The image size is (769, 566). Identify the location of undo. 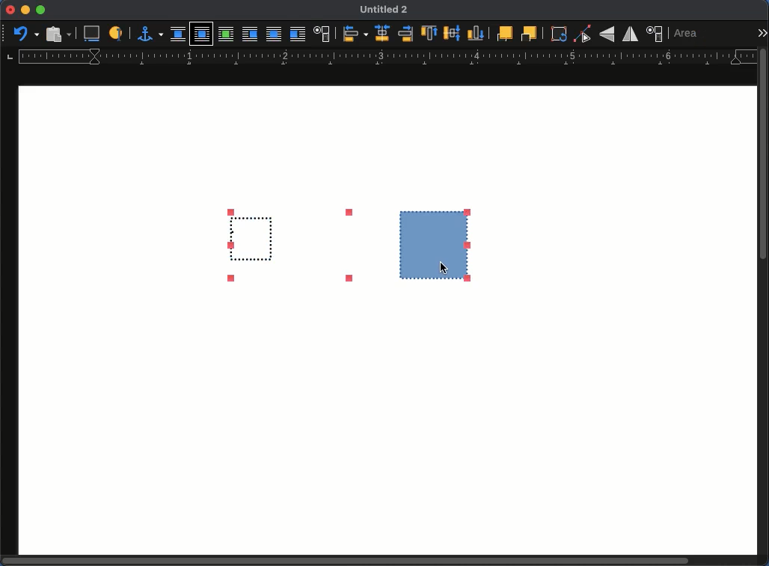
(26, 34).